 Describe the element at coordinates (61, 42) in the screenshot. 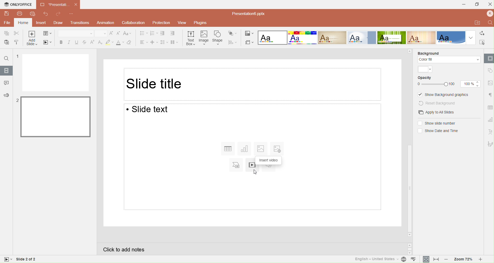

I see `Bold` at that location.